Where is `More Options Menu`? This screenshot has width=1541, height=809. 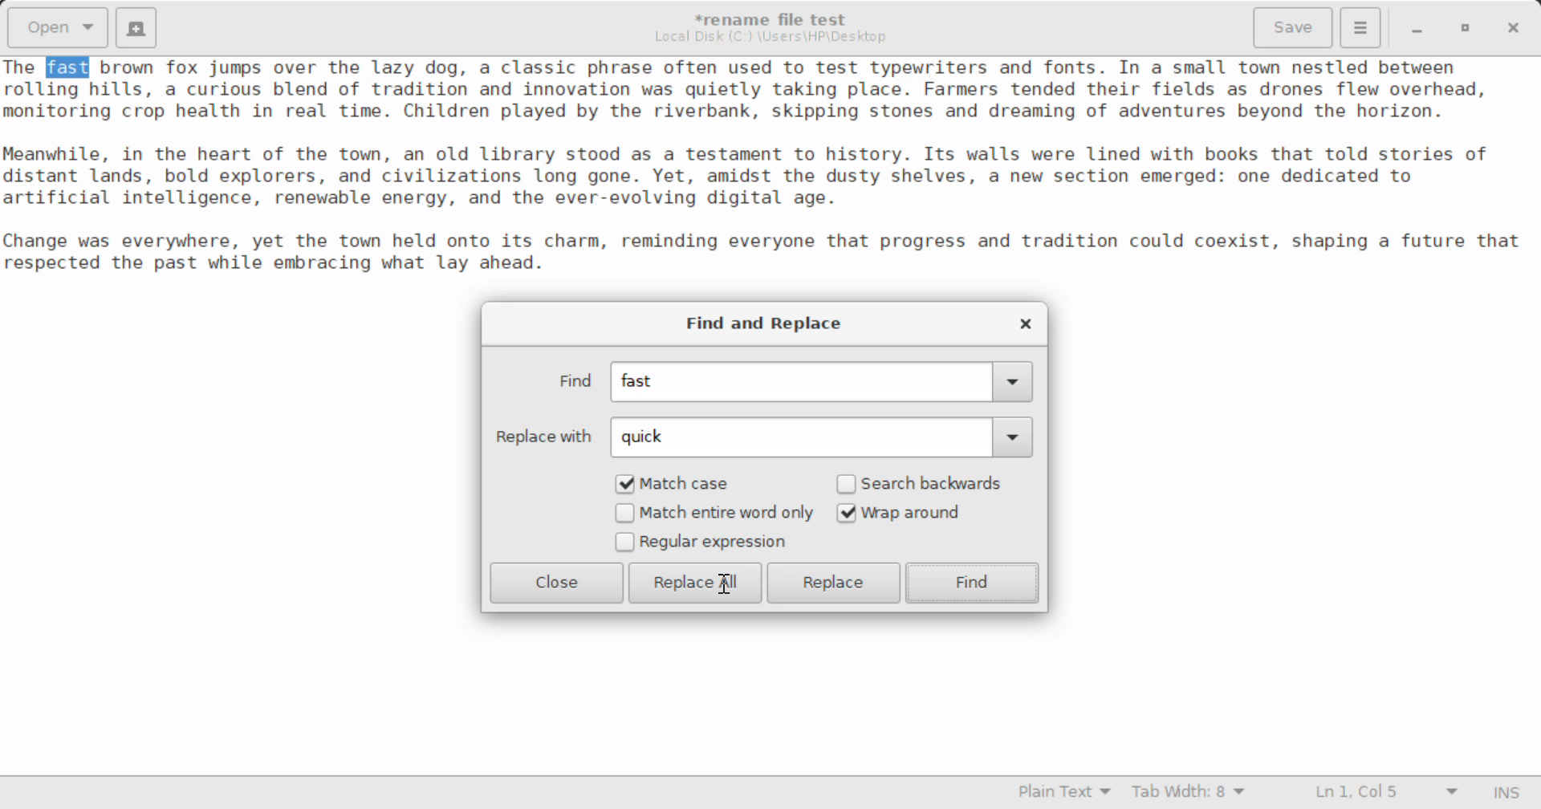 More Options Menu is located at coordinates (1361, 28).